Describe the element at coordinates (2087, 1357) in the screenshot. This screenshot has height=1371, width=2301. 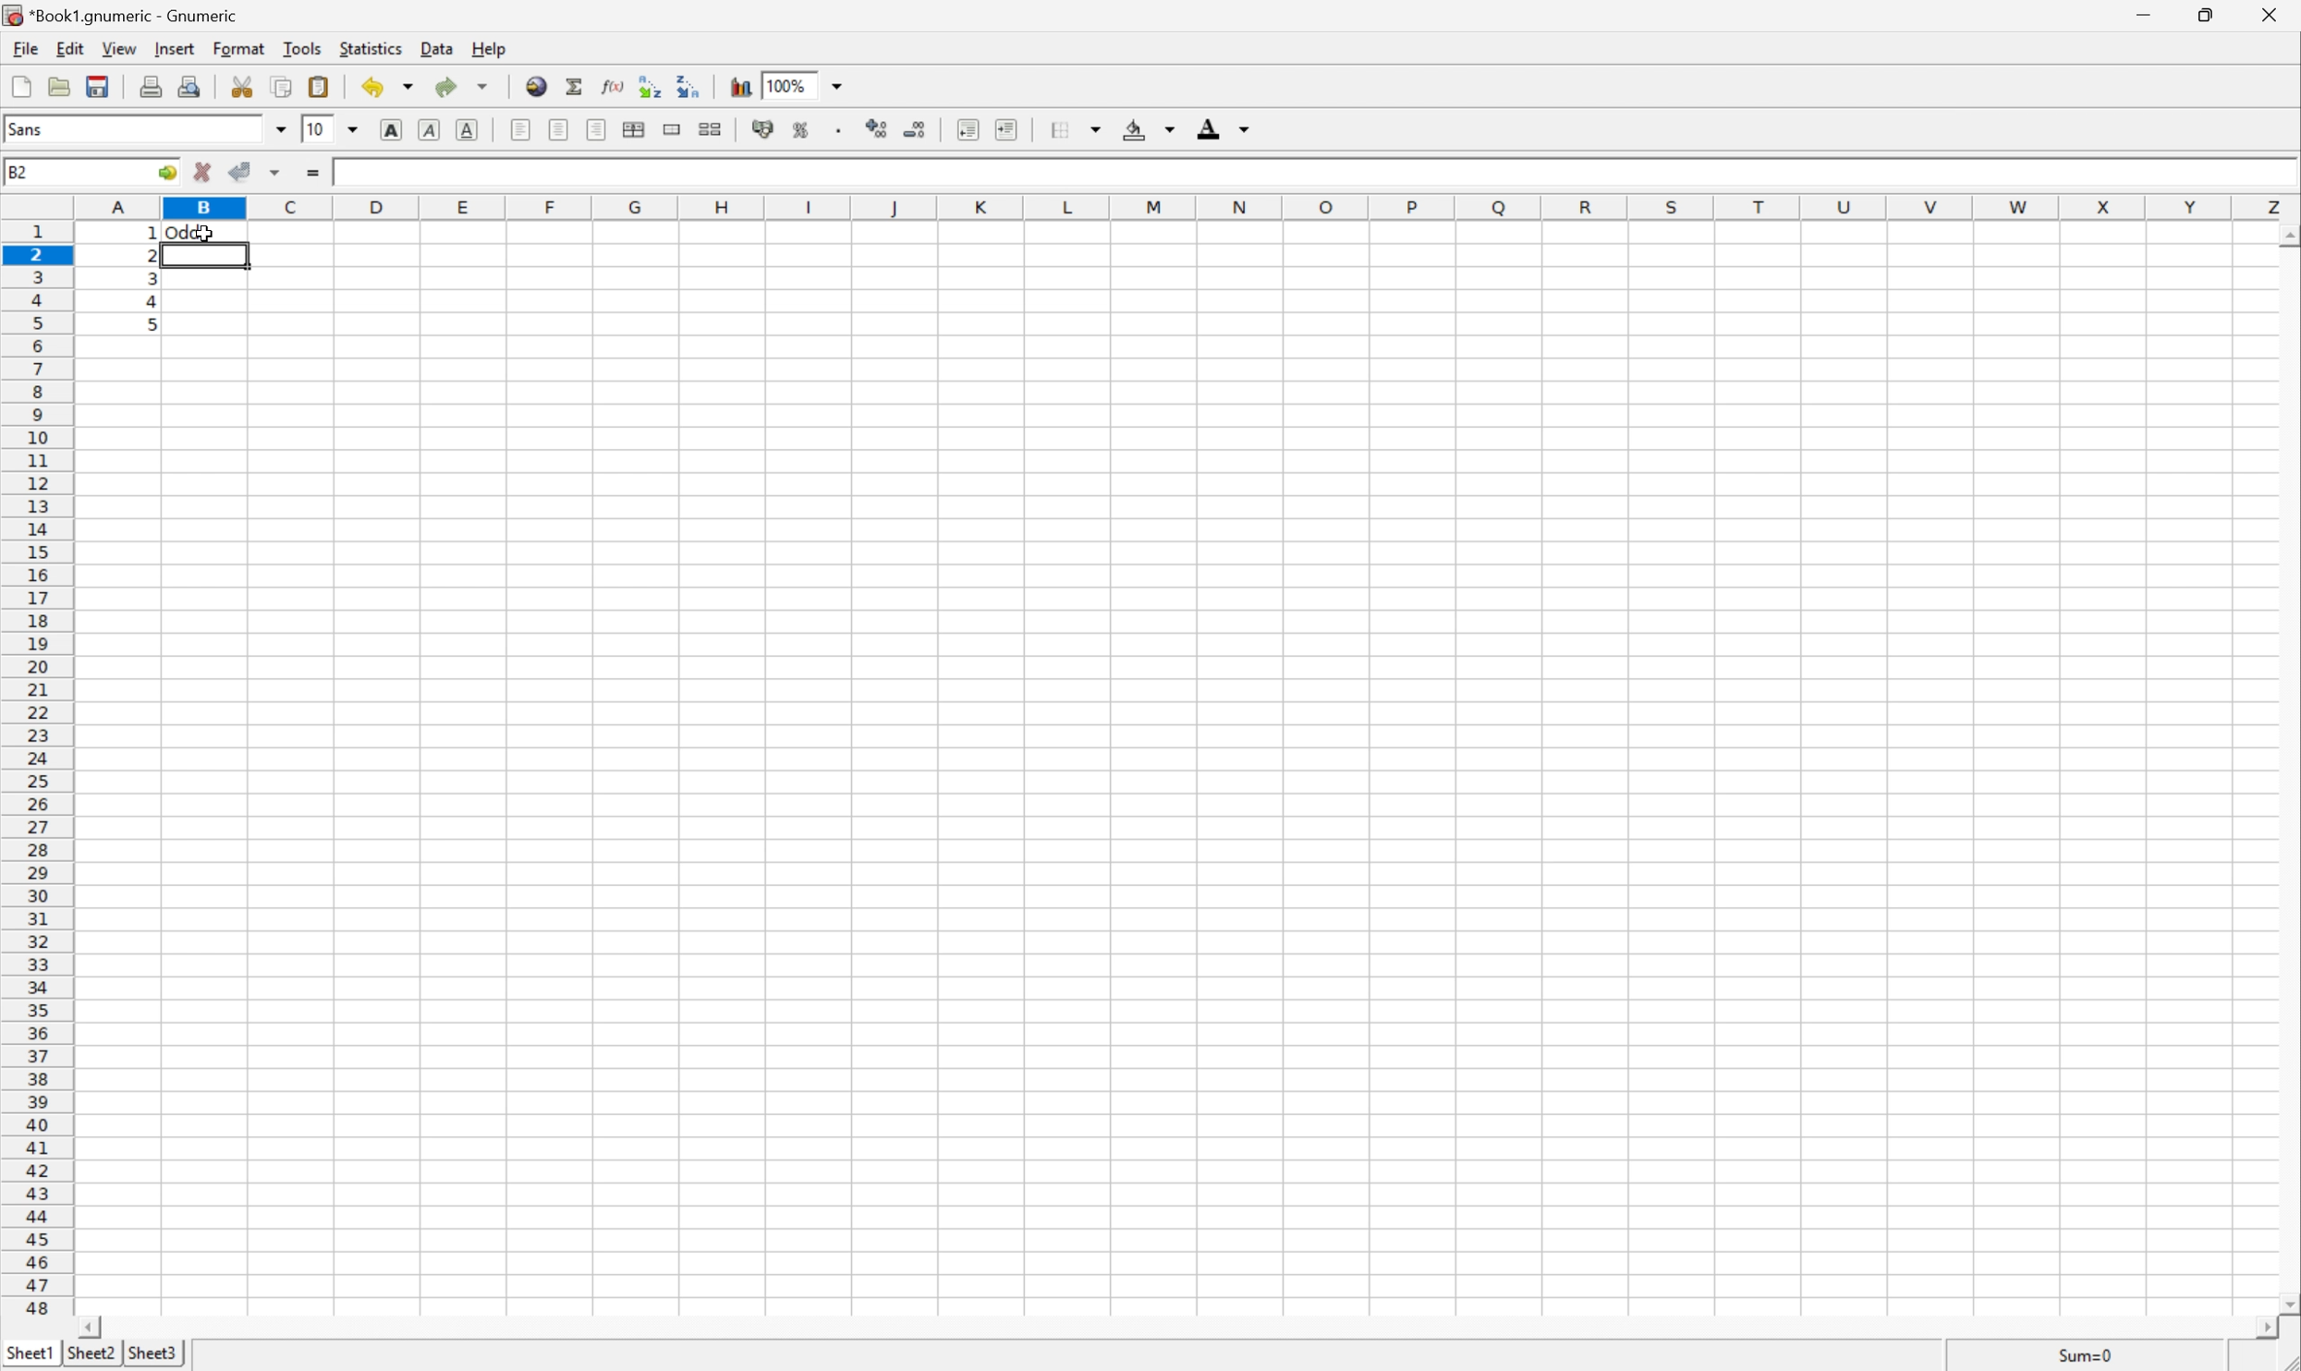
I see `Sum=1` at that location.